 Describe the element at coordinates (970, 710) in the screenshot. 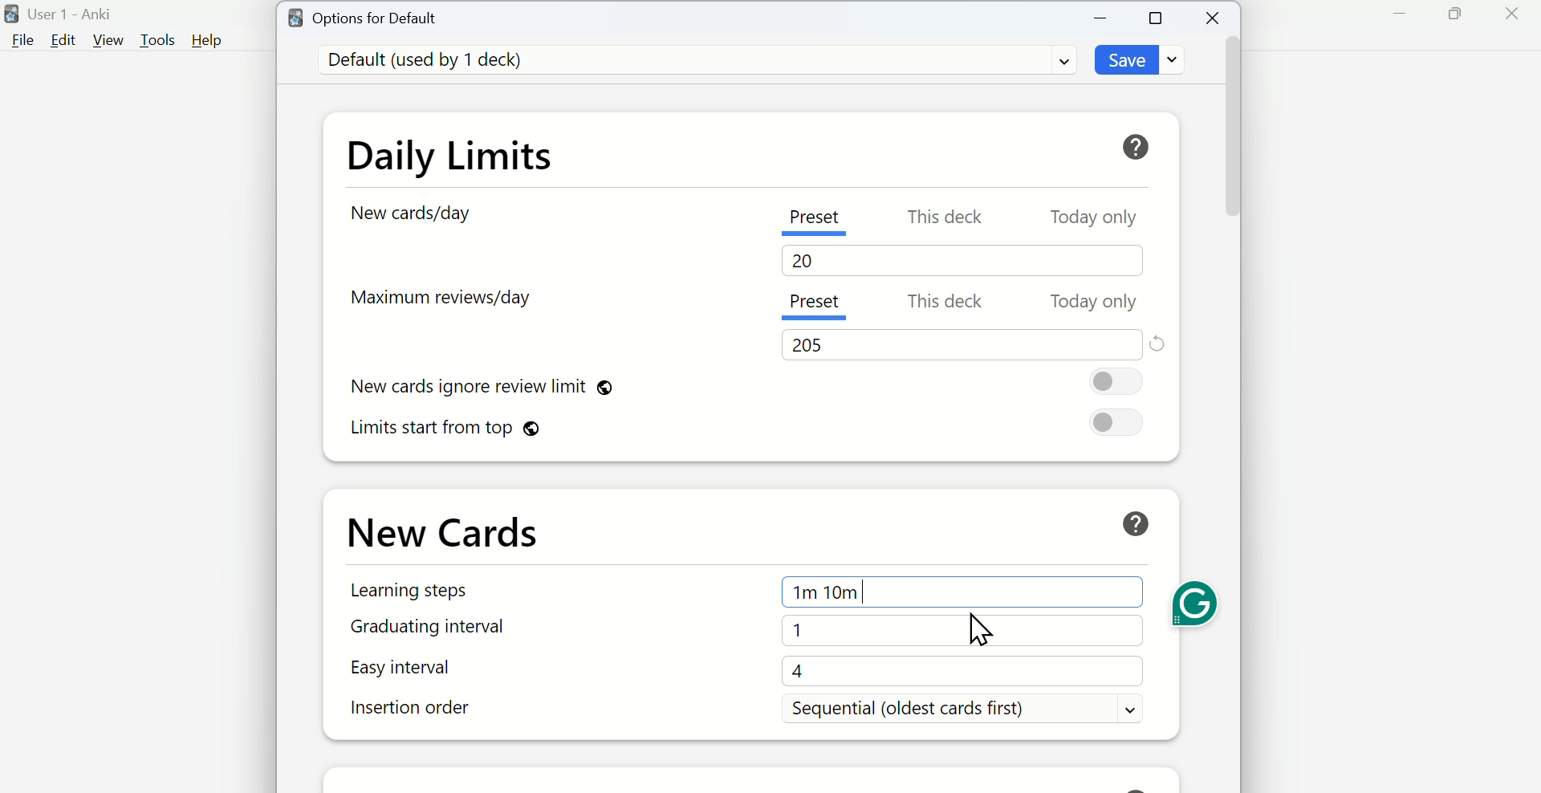

I see `Sequential (oldest cards first)` at that location.